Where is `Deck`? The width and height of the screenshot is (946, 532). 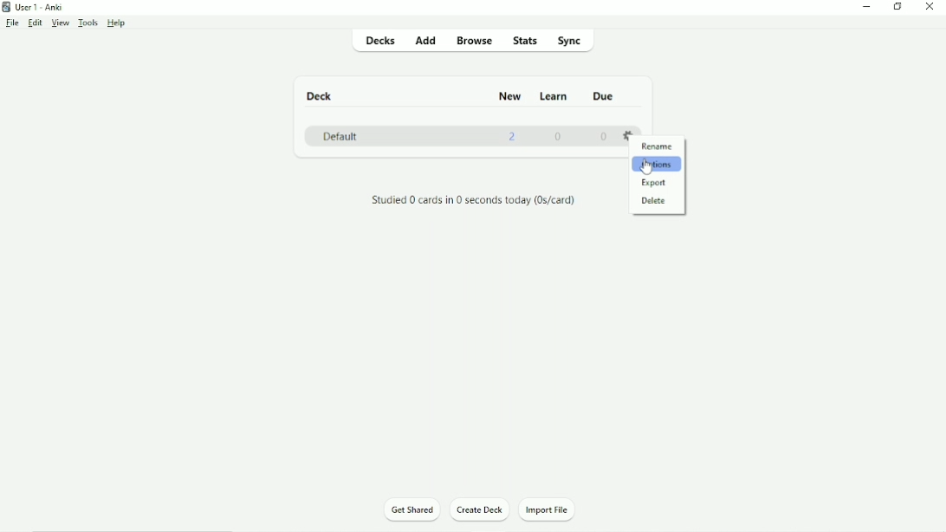
Deck is located at coordinates (322, 96).